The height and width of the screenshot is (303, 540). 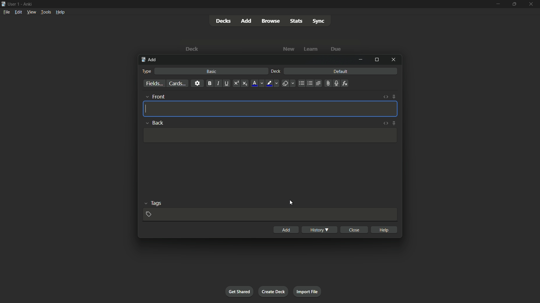 I want to click on get shared, so click(x=239, y=292).